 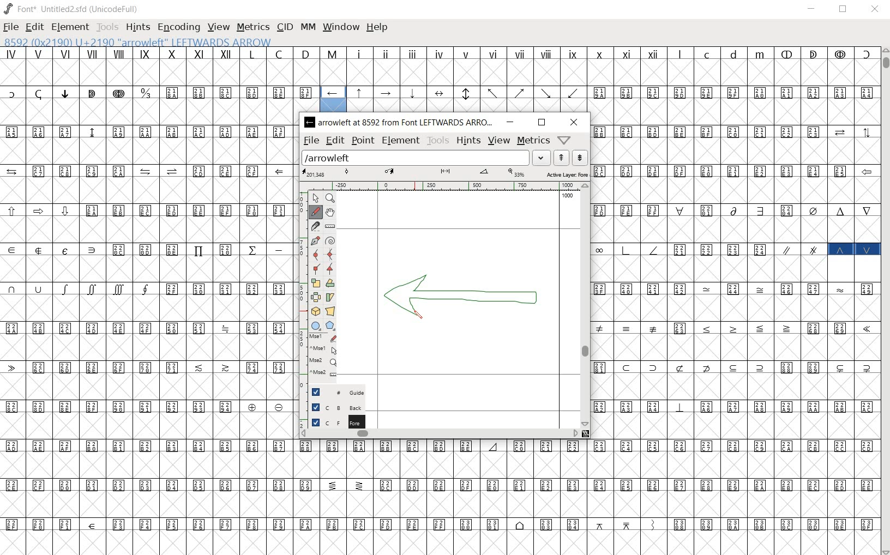 What do you see at coordinates (320, 357) in the screenshot?
I see `cursor events on the opened outline window` at bounding box center [320, 357].